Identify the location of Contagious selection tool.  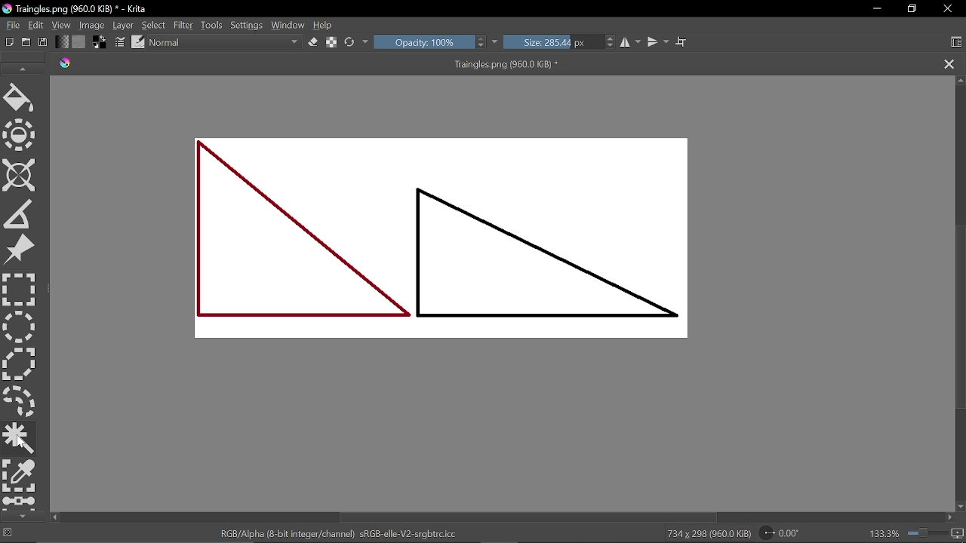
(20, 438).